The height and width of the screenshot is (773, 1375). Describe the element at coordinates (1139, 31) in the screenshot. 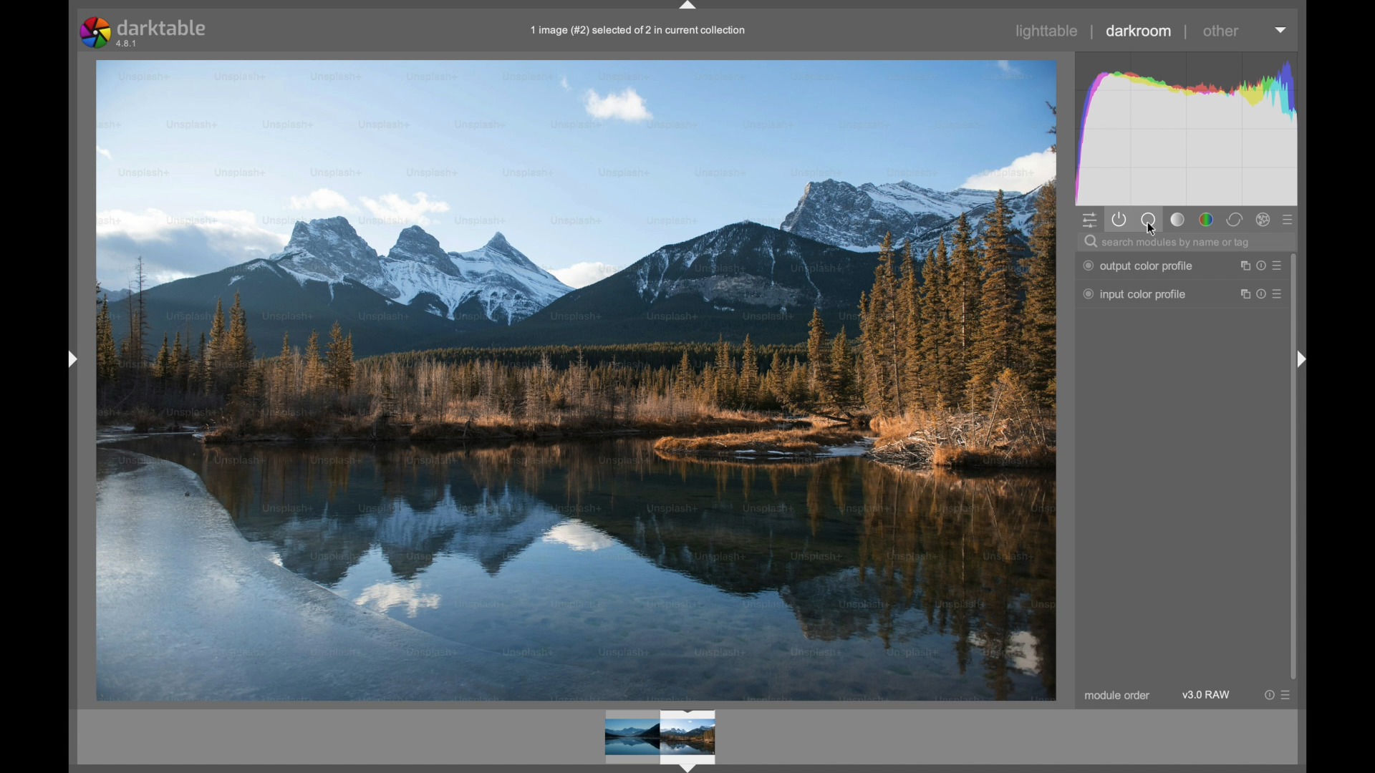

I see `darkroom` at that location.